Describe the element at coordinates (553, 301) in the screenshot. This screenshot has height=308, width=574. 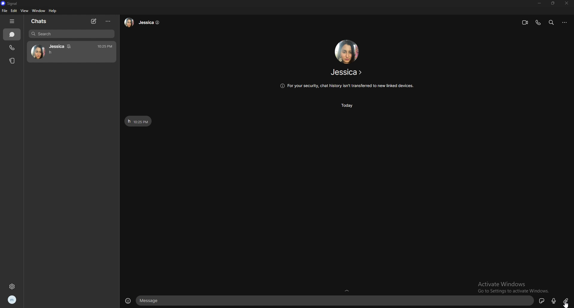
I see `voice message` at that location.